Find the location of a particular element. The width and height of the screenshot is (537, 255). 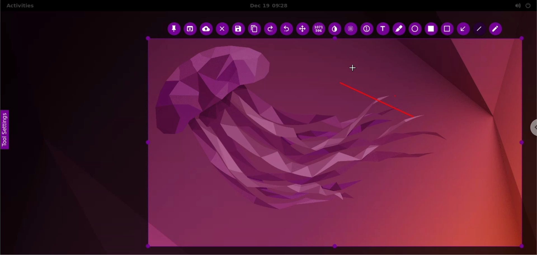

pencil is located at coordinates (496, 29).